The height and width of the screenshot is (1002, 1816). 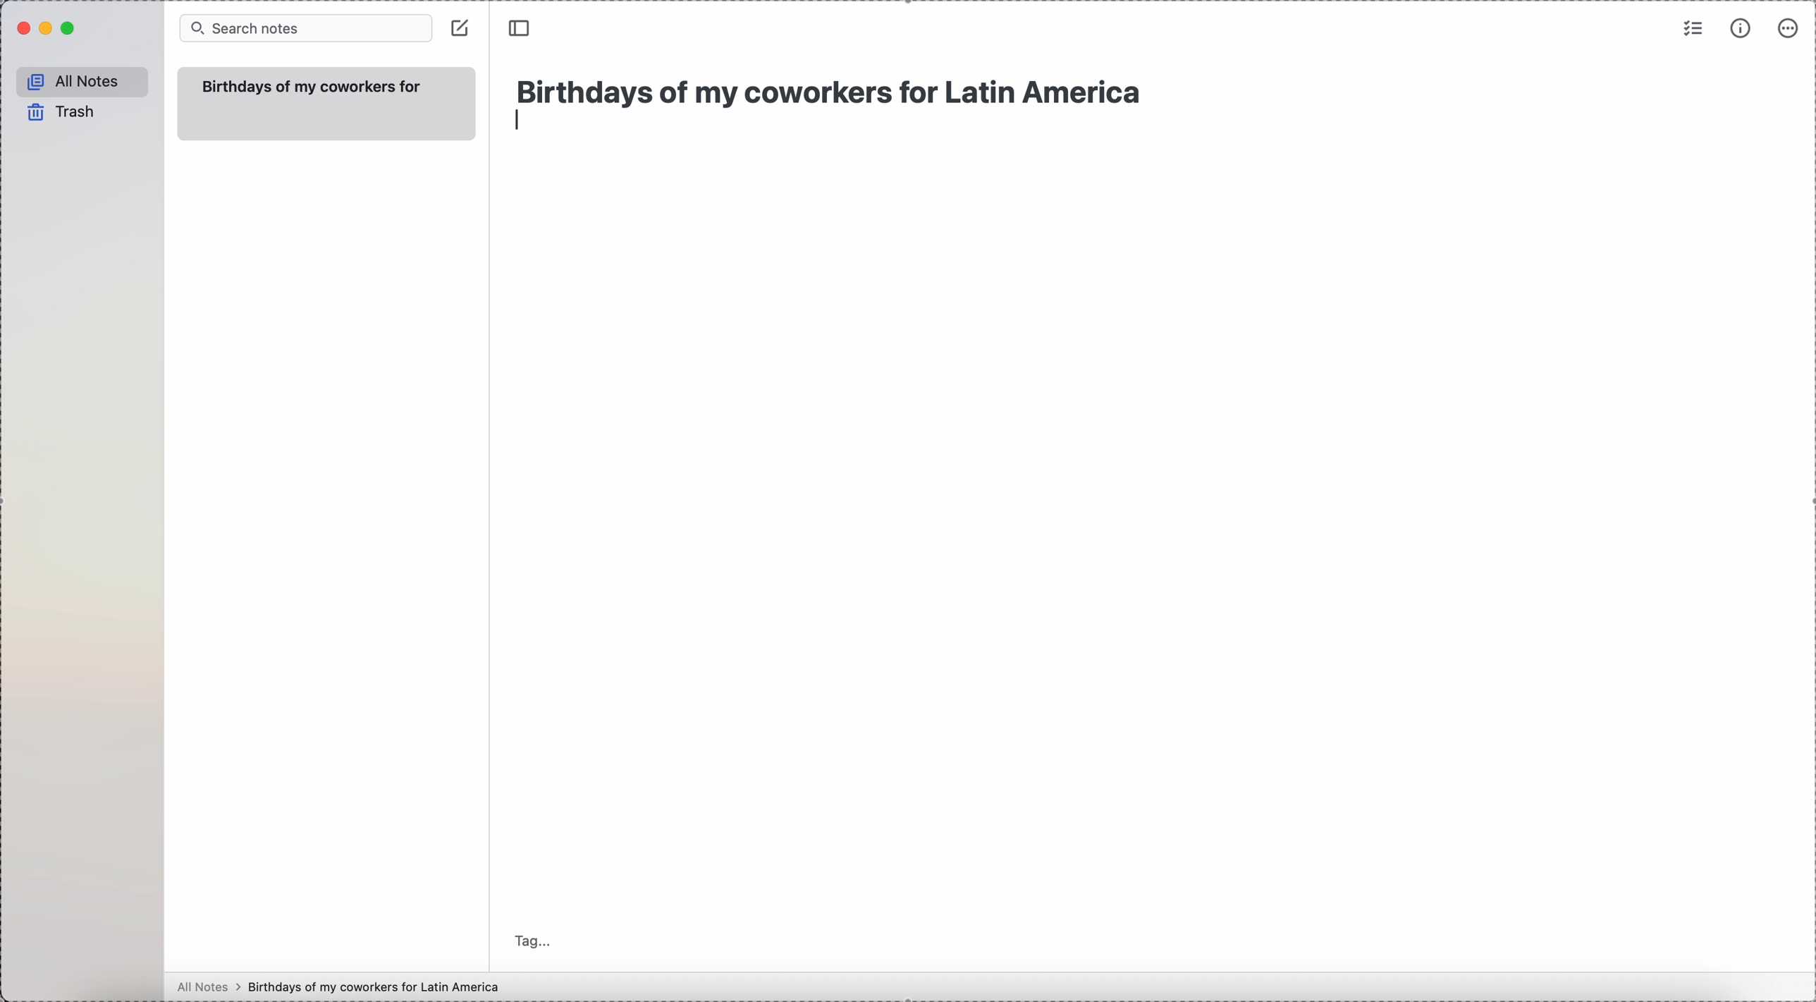 I want to click on toggle side bar, so click(x=521, y=29).